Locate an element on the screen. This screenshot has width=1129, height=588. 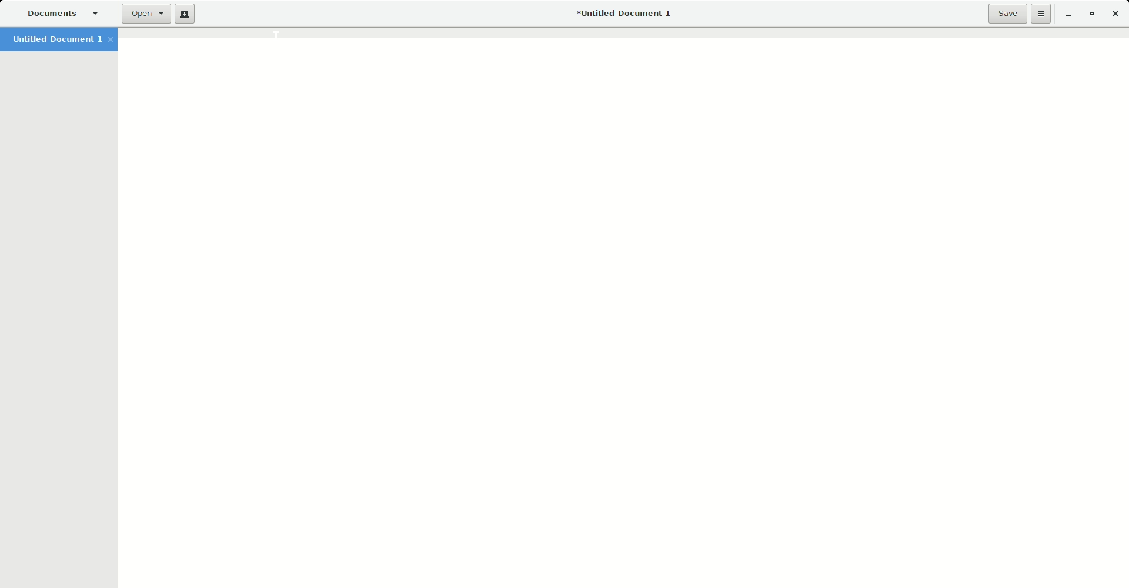
Documents is located at coordinates (64, 12).